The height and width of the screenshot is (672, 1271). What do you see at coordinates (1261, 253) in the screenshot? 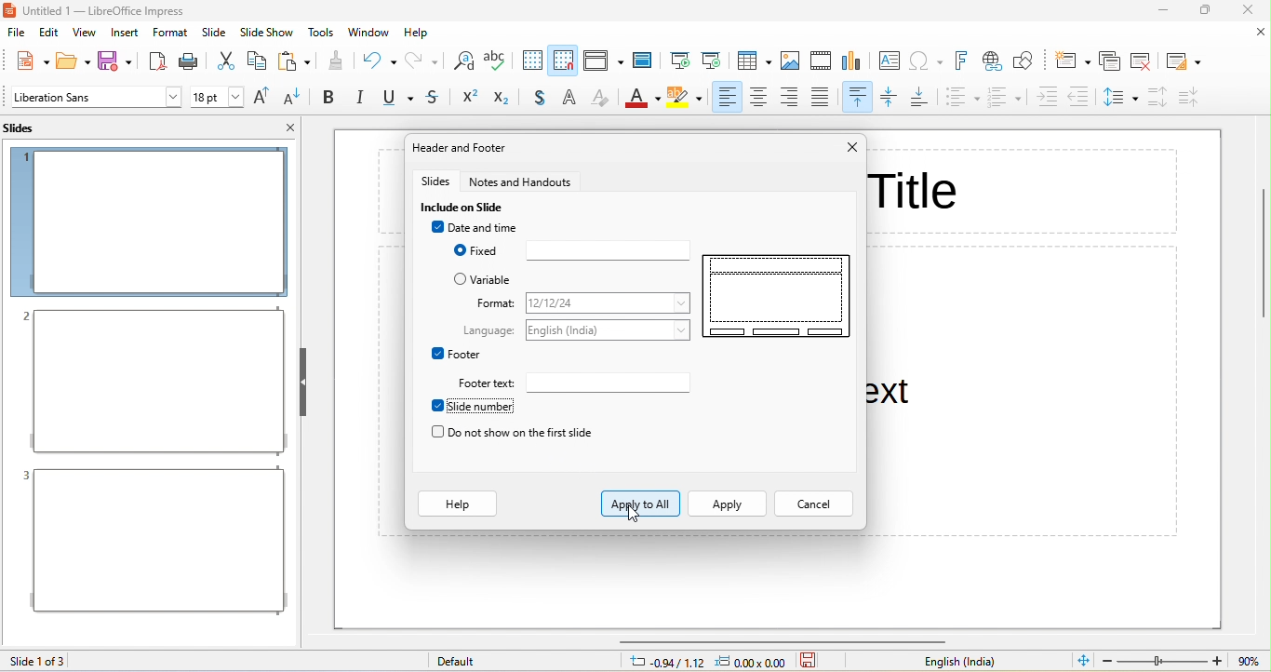
I see `vertical scroll bar` at bounding box center [1261, 253].